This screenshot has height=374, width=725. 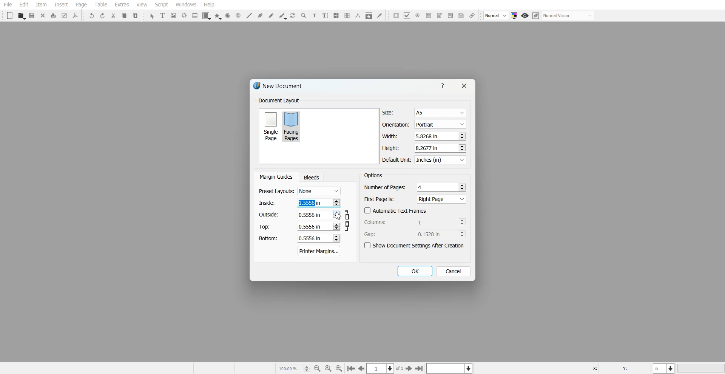 I want to click on Select visual appearance of the display, so click(x=569, y=16).